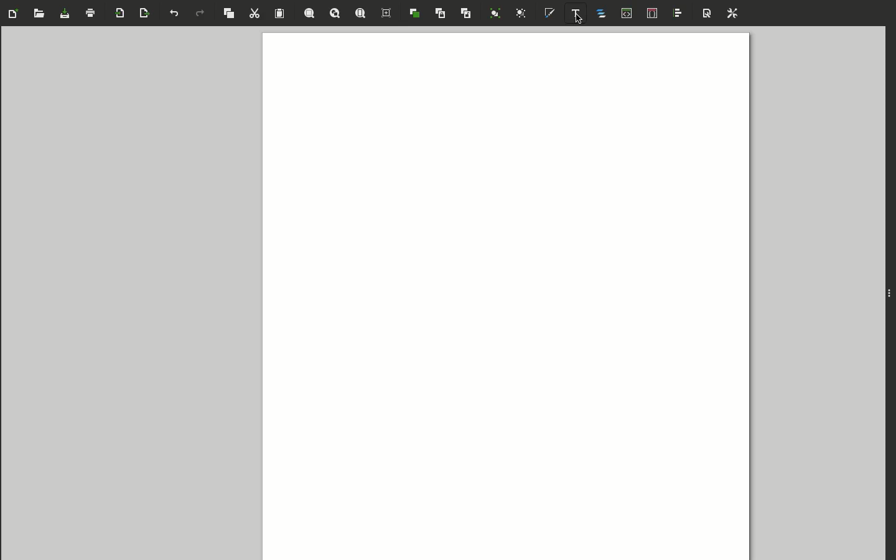 The height and width of the screenshot is (560, 896). Describe the element at coordinates (415, 14) in the screenshot. I see `Duplicate` at that location.